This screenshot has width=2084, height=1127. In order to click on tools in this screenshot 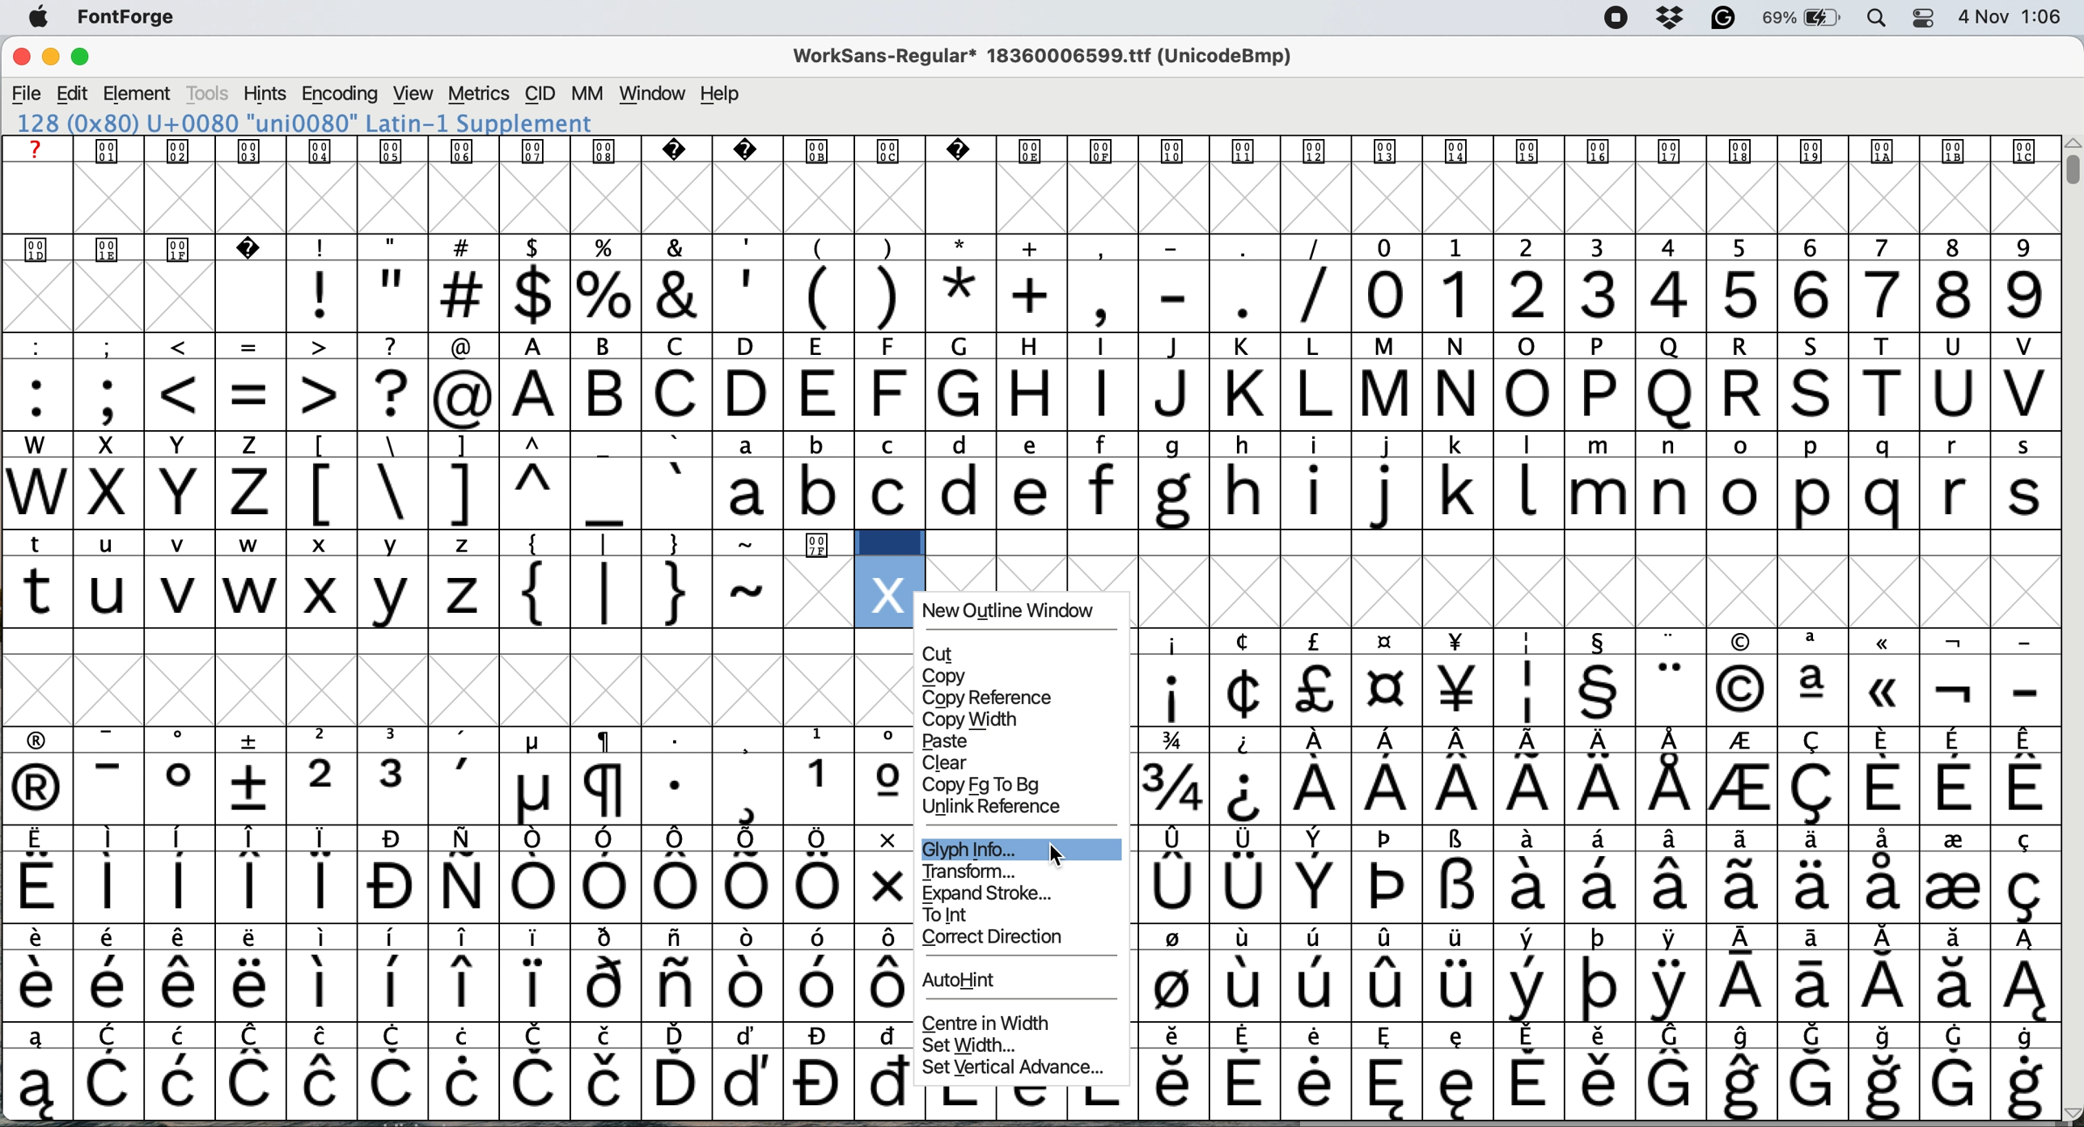, I will do `click(209, 94)`.